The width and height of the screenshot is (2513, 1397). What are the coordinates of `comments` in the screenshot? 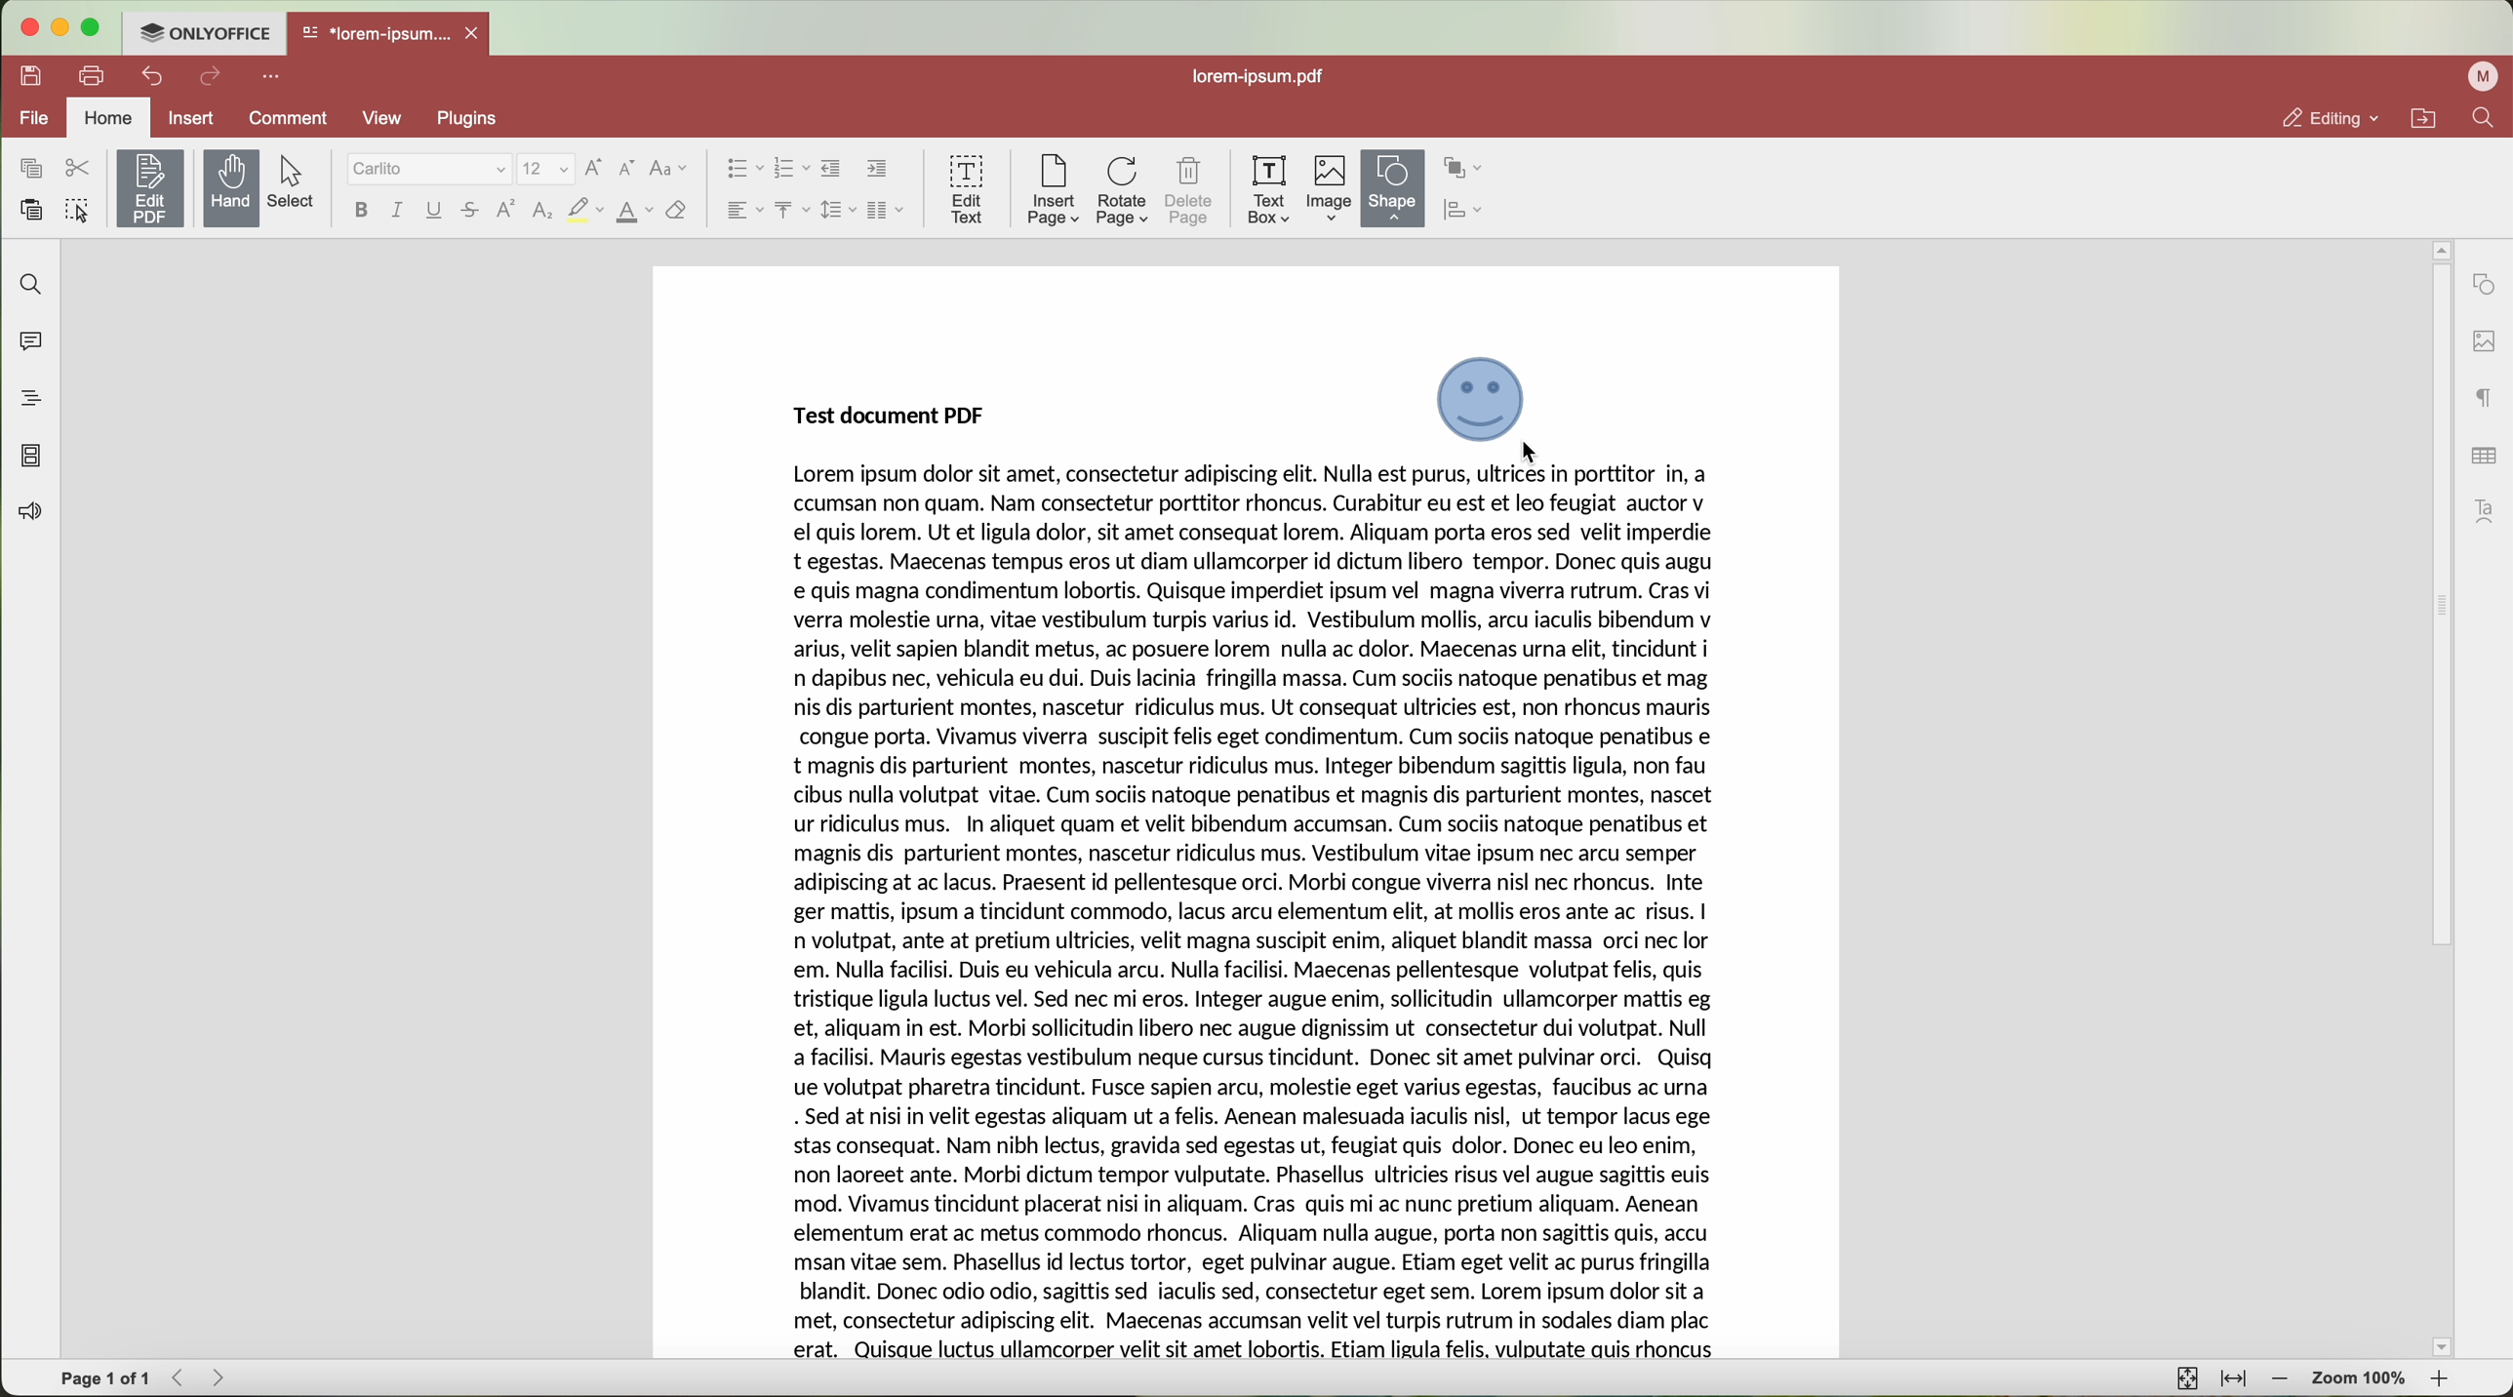 It's located at (29, 345).